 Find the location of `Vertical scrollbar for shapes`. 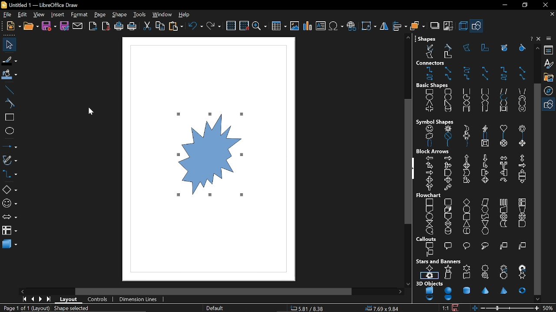

Vertical scrollbar for shapes is located at coordinates (538, 189).